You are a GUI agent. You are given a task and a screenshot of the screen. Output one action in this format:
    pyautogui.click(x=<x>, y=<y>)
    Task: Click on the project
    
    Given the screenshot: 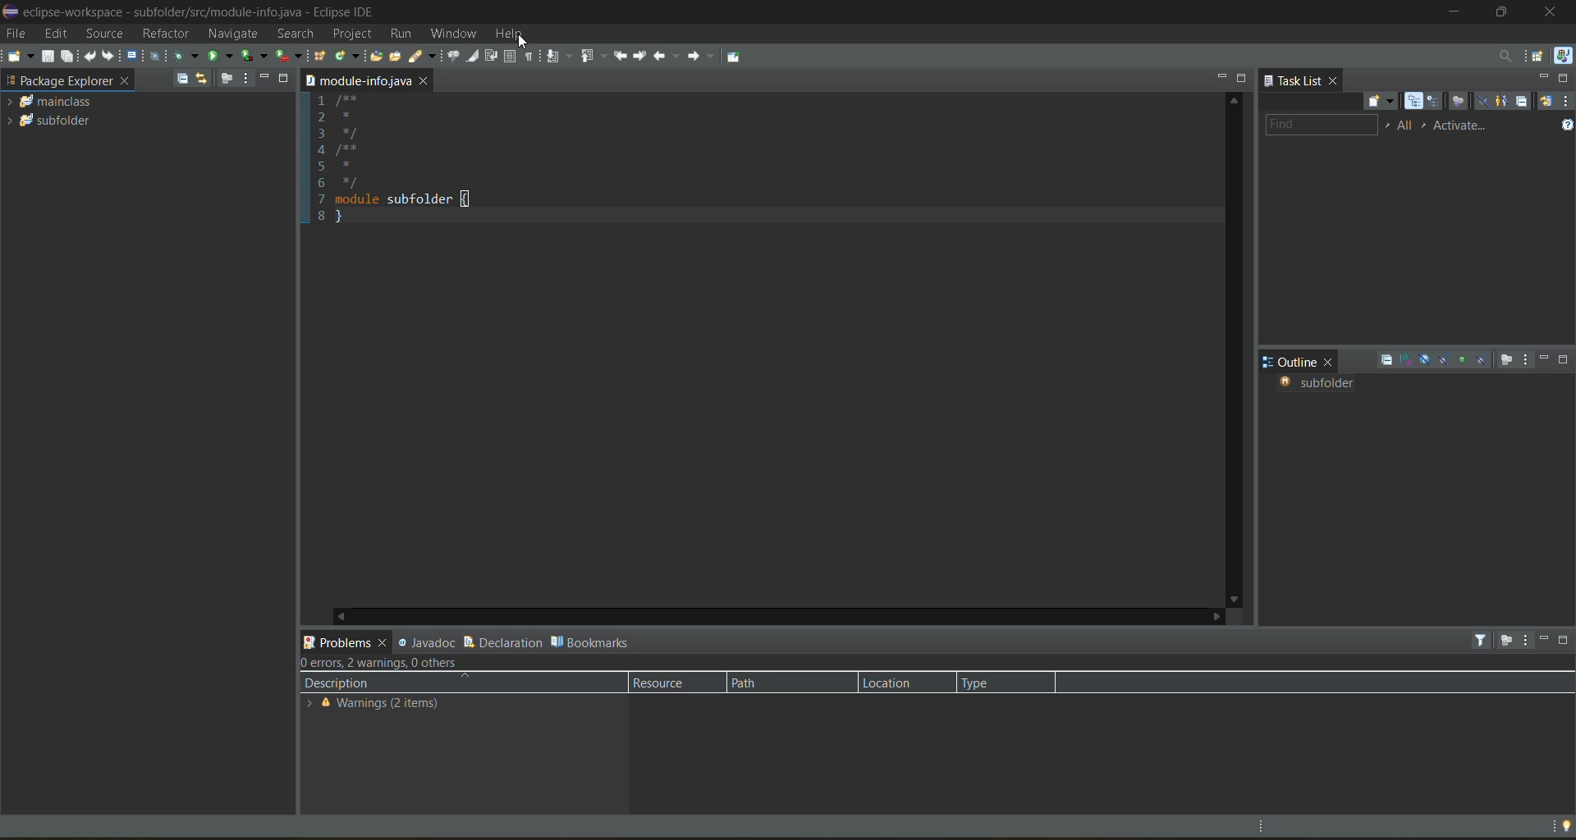 What is the action you would take?
    pyautogui.click(x=350, y=33)
    